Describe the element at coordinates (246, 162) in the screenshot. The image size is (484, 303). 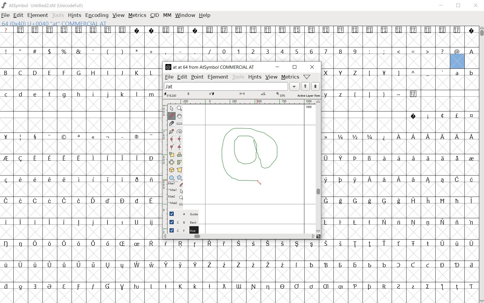
I see `designing at sign` at that location.